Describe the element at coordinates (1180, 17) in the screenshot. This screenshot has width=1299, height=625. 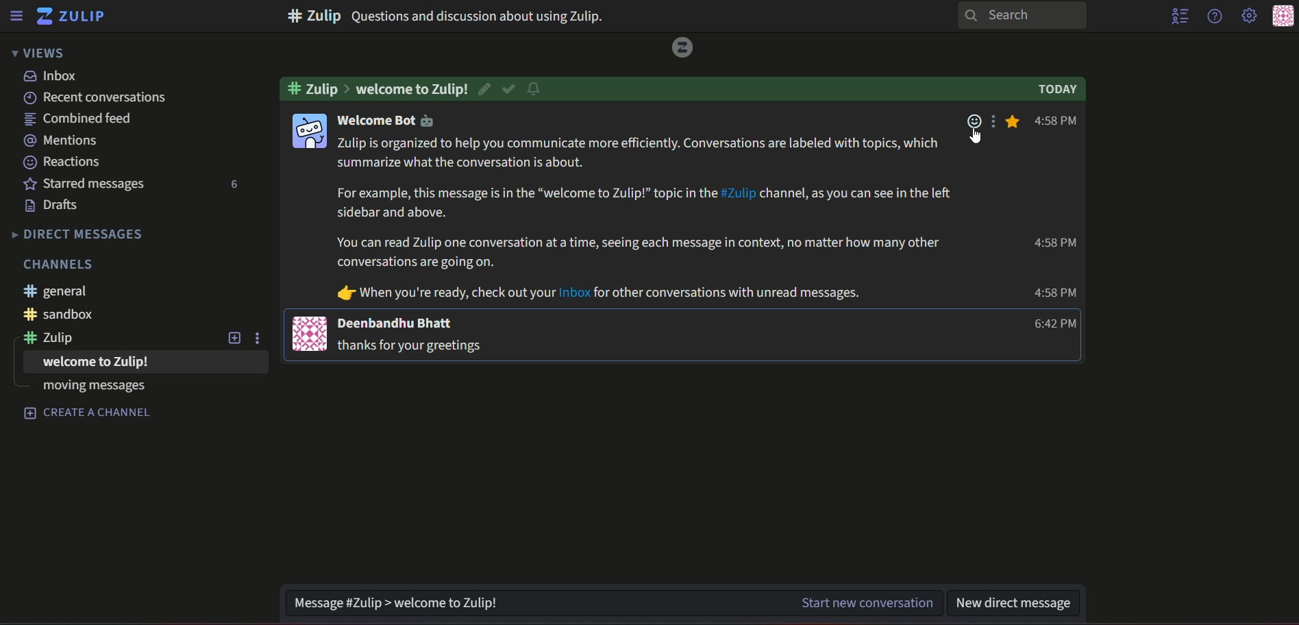
I see `user list` at that location.